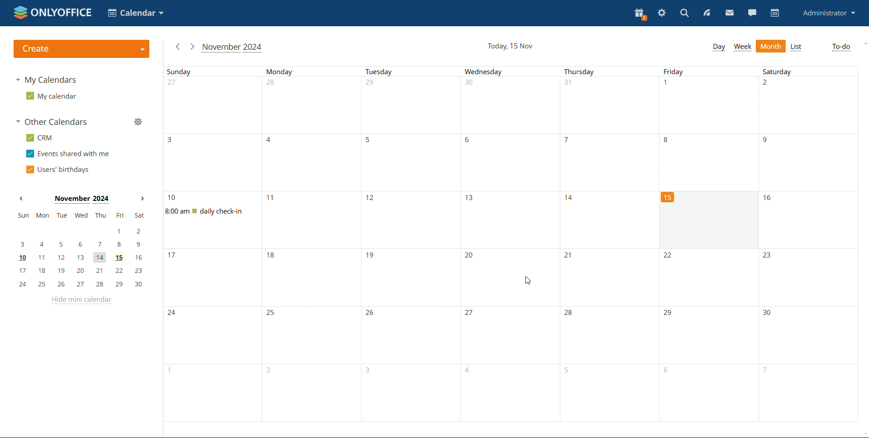  I want to click on scroll down, so click(858, 431).